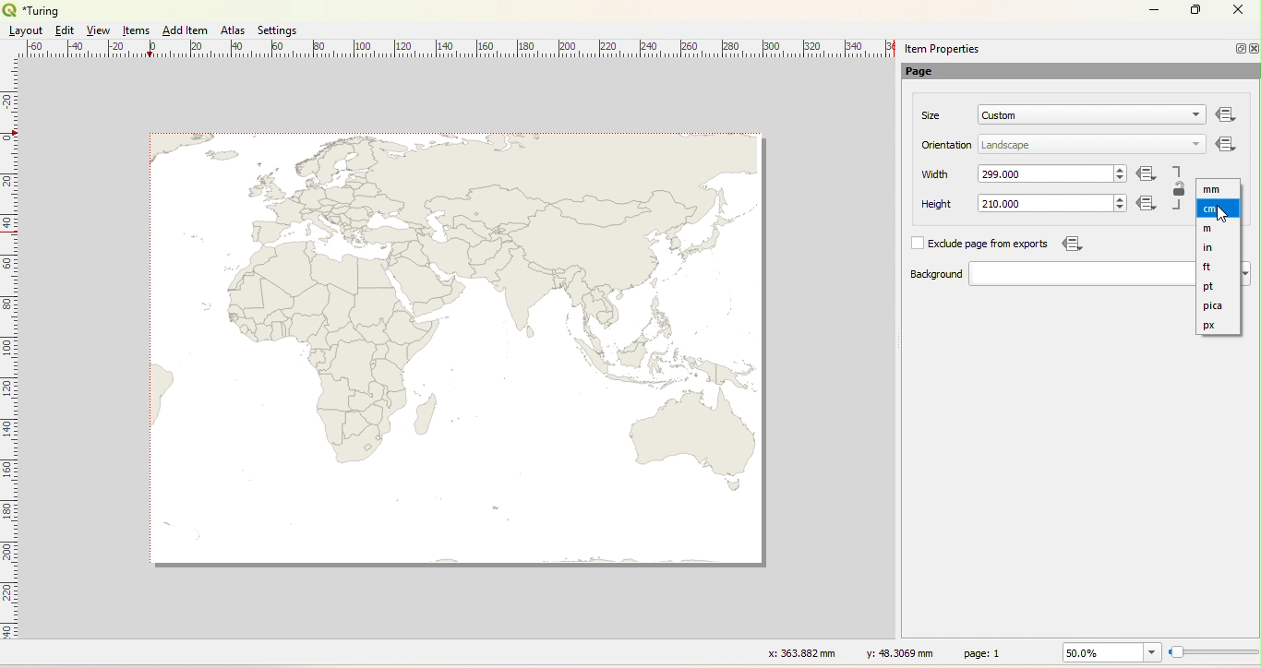 This screenshot has height=668, width=1261. What do you see at coordinates (100, 30) in the screenshot?
I see `View` at bounding box center [100, 30].